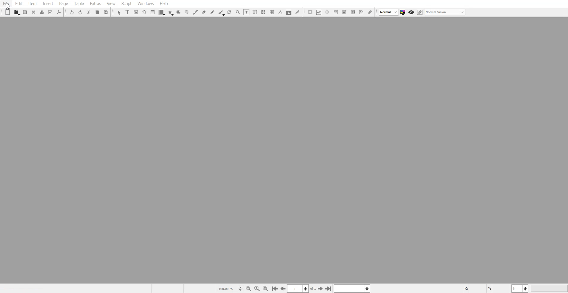 This screenshot has width=568, height=293. What do you see at coordinates (144, 12) in the screenshot?
I see `Render Frame` at bounding box center [144, 12].